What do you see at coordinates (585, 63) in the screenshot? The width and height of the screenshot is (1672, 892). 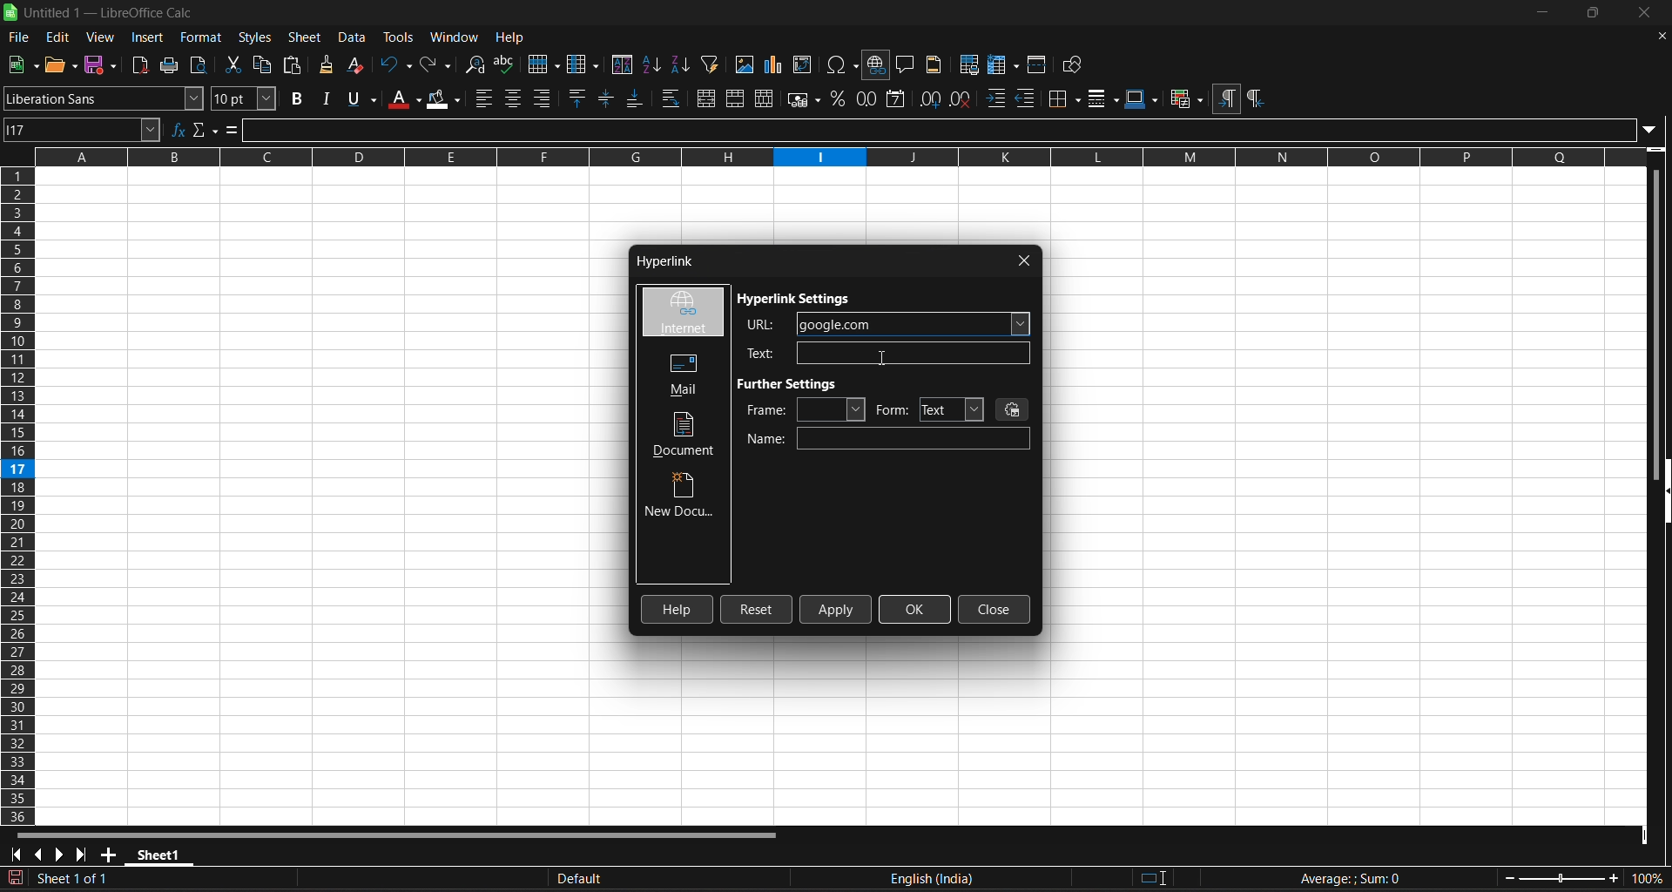 I see `column` at bounding box center [585, 63].